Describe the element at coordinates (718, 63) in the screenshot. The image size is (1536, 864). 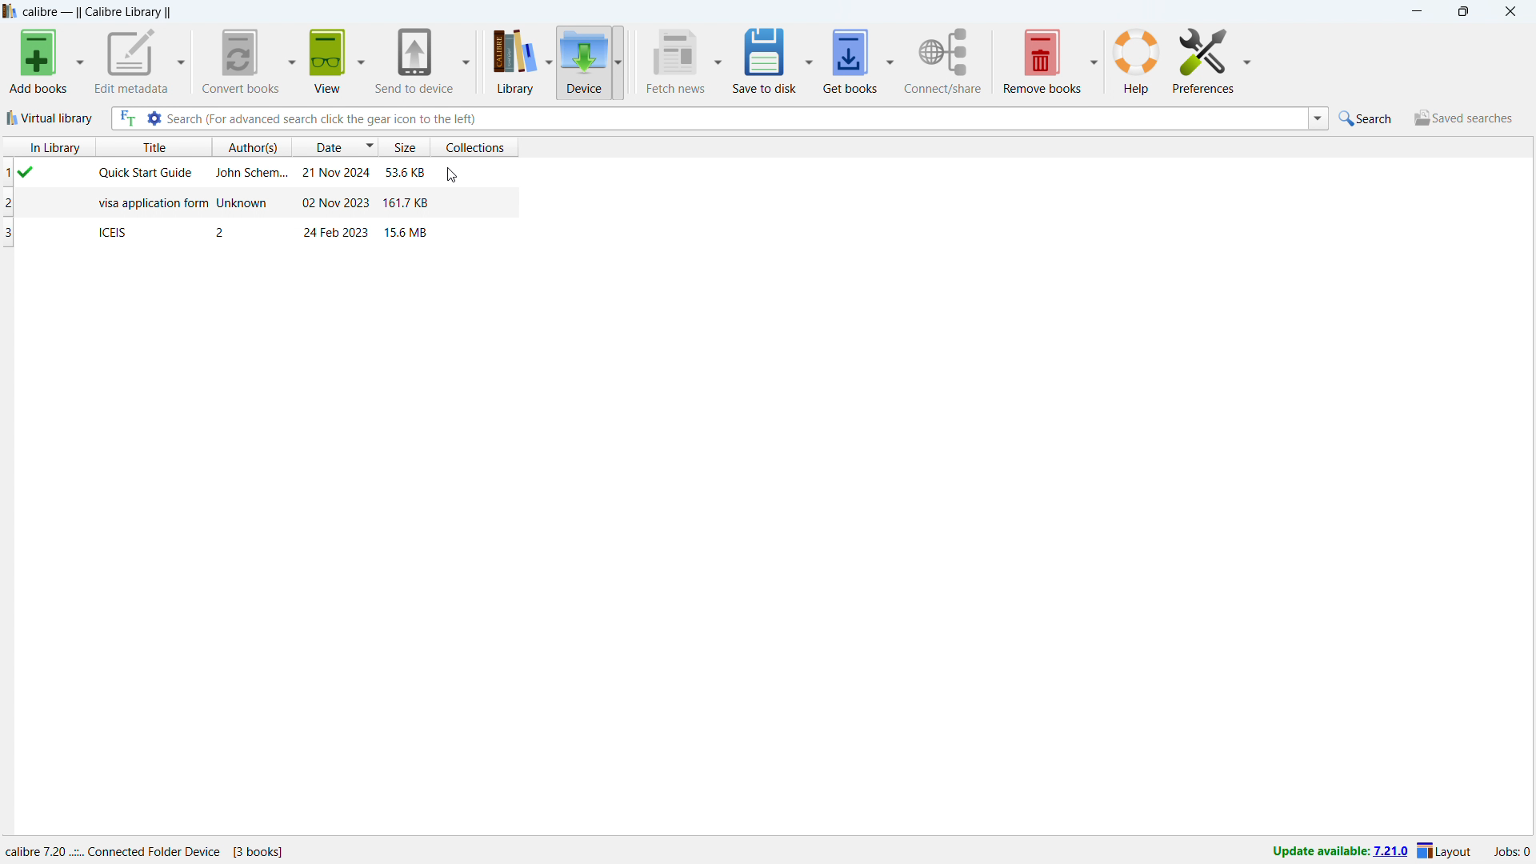
I see `fetch news options` at that location.